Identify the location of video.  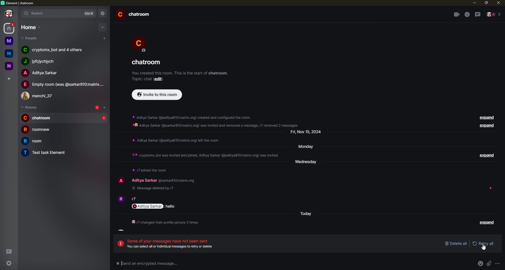
(456, 14).